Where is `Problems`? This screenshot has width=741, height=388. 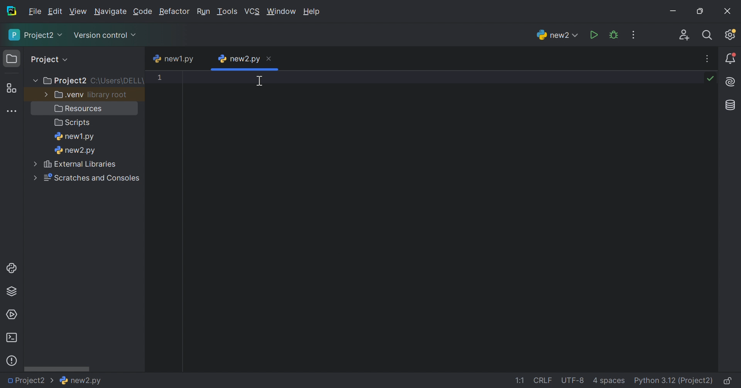
Problems is located at coordinates (13, 361).